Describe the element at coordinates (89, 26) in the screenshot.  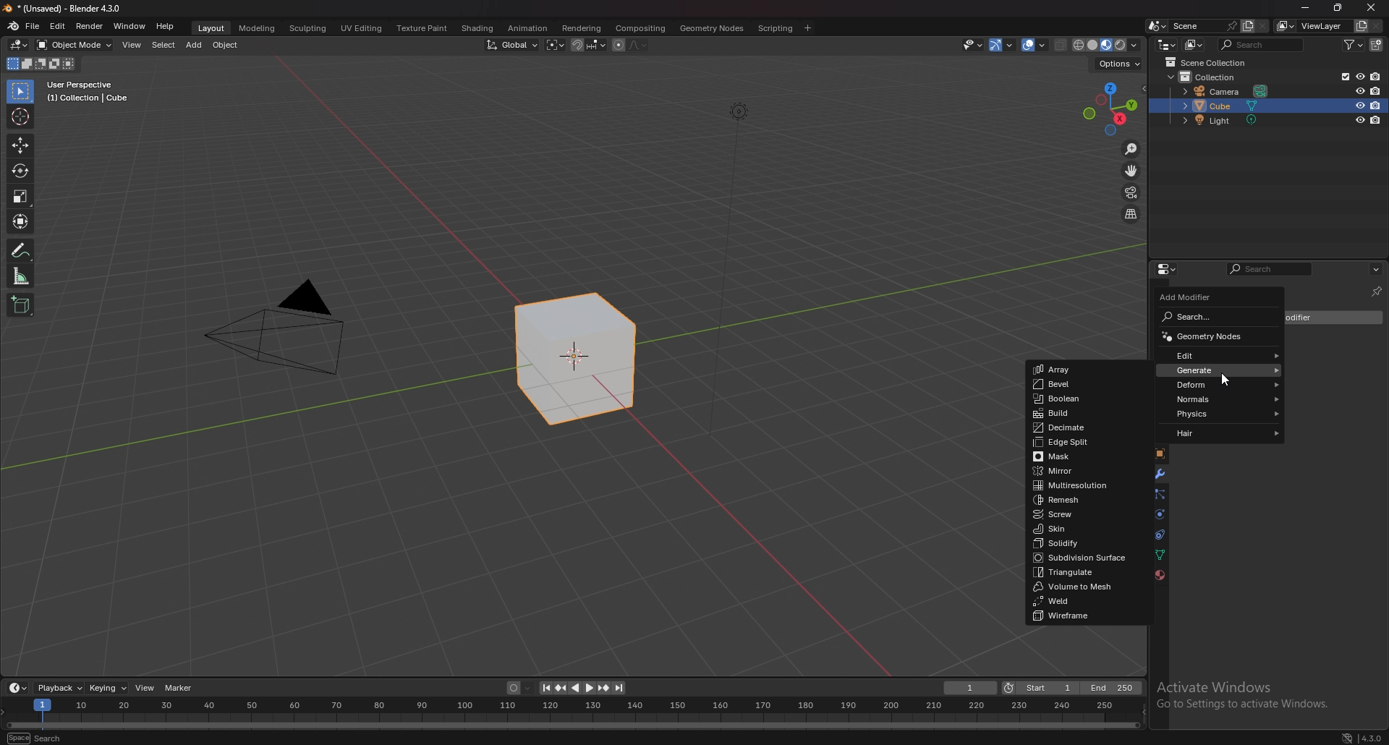
I see `render` at that location.